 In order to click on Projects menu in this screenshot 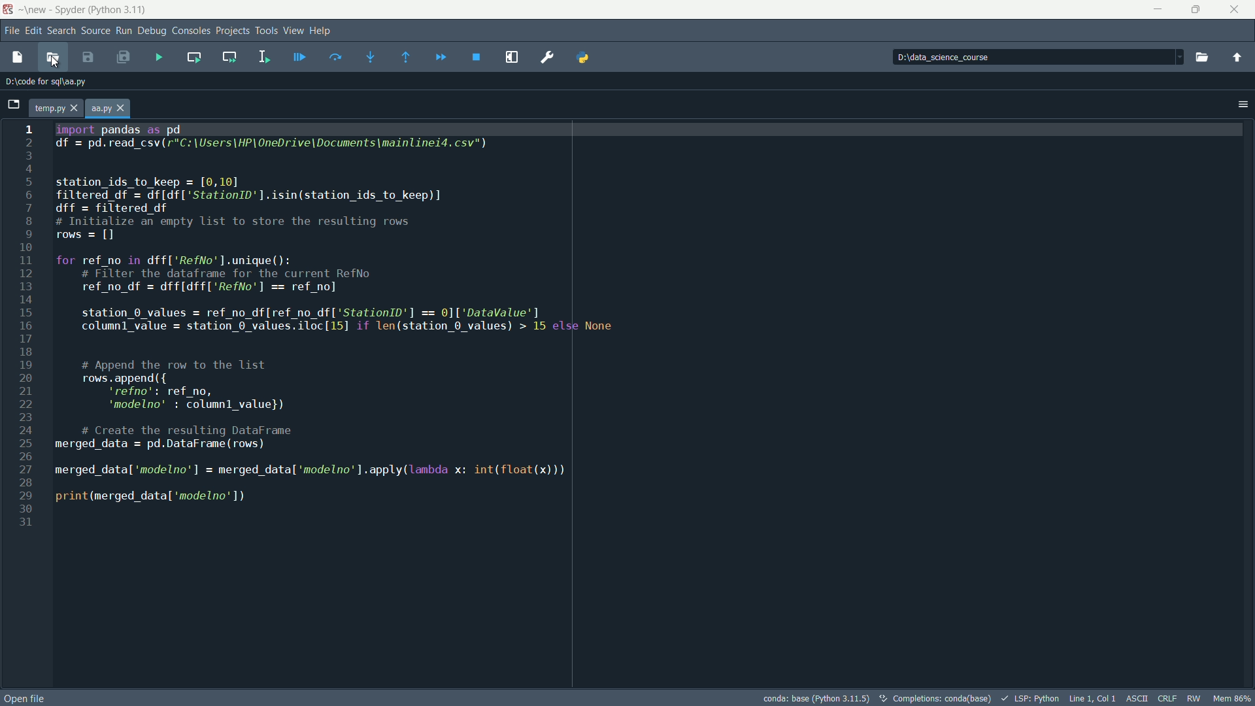, I will do `click(235, 30)`.